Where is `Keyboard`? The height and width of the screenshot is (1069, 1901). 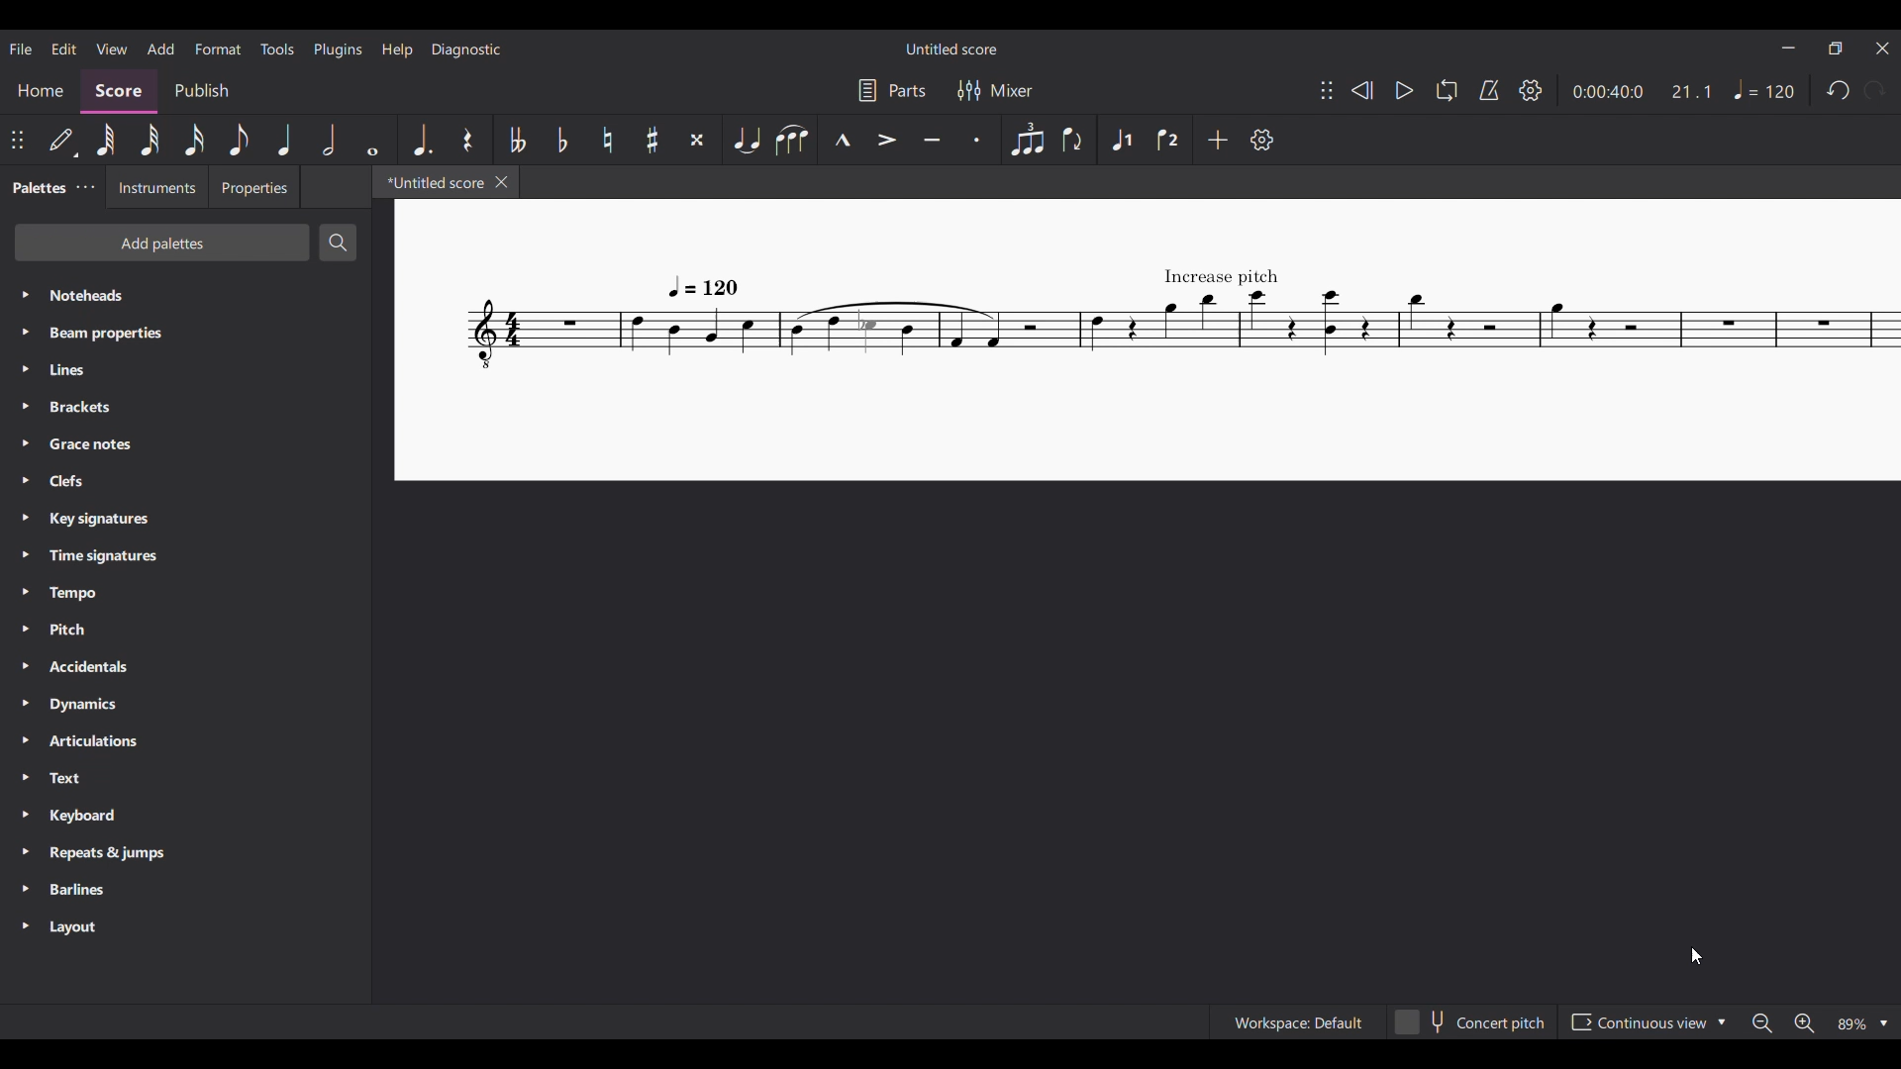
Keyboard is located at coordinates (183, 816).